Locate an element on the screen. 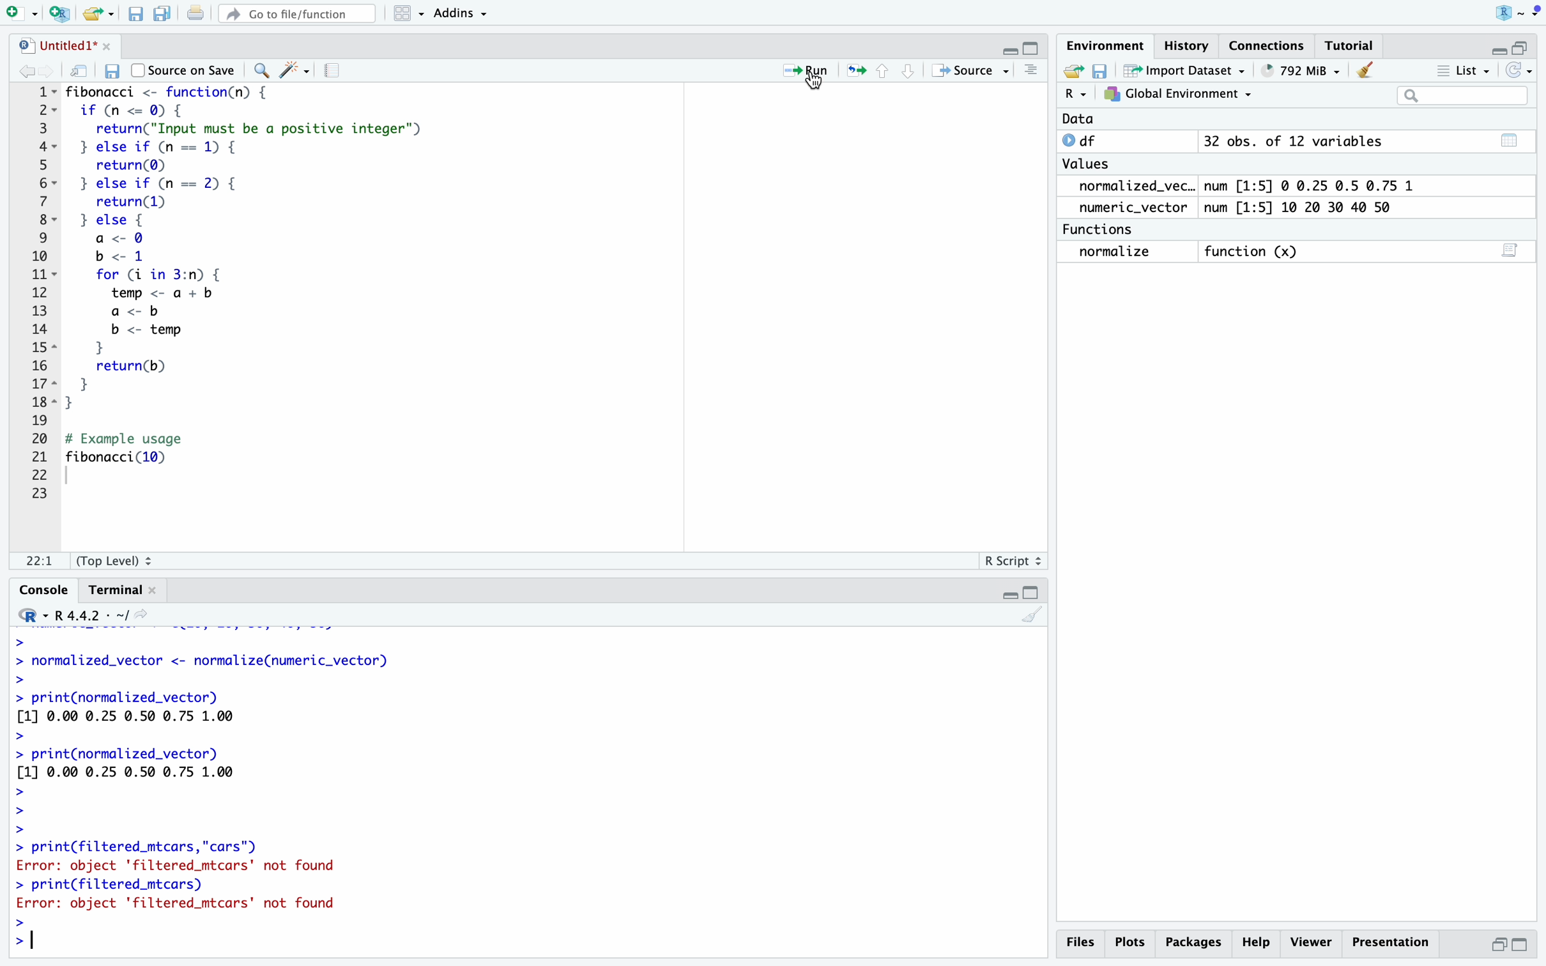 Image resolution: width=1546 pixels, height=966 pixels. open an existing file is located at coordinates (98, 13).